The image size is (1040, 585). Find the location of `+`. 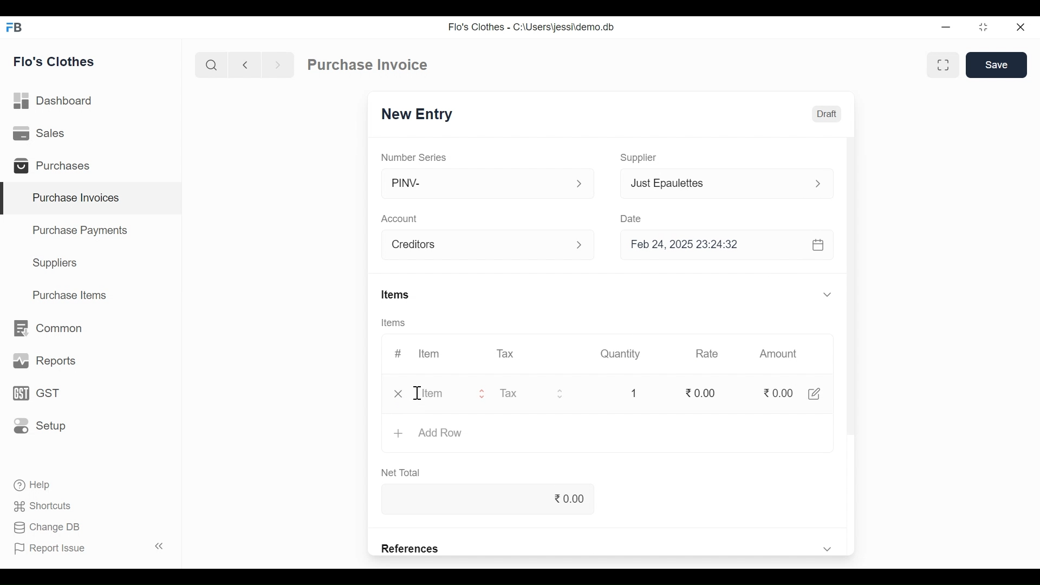

+ is located at coordinates (398, 434).